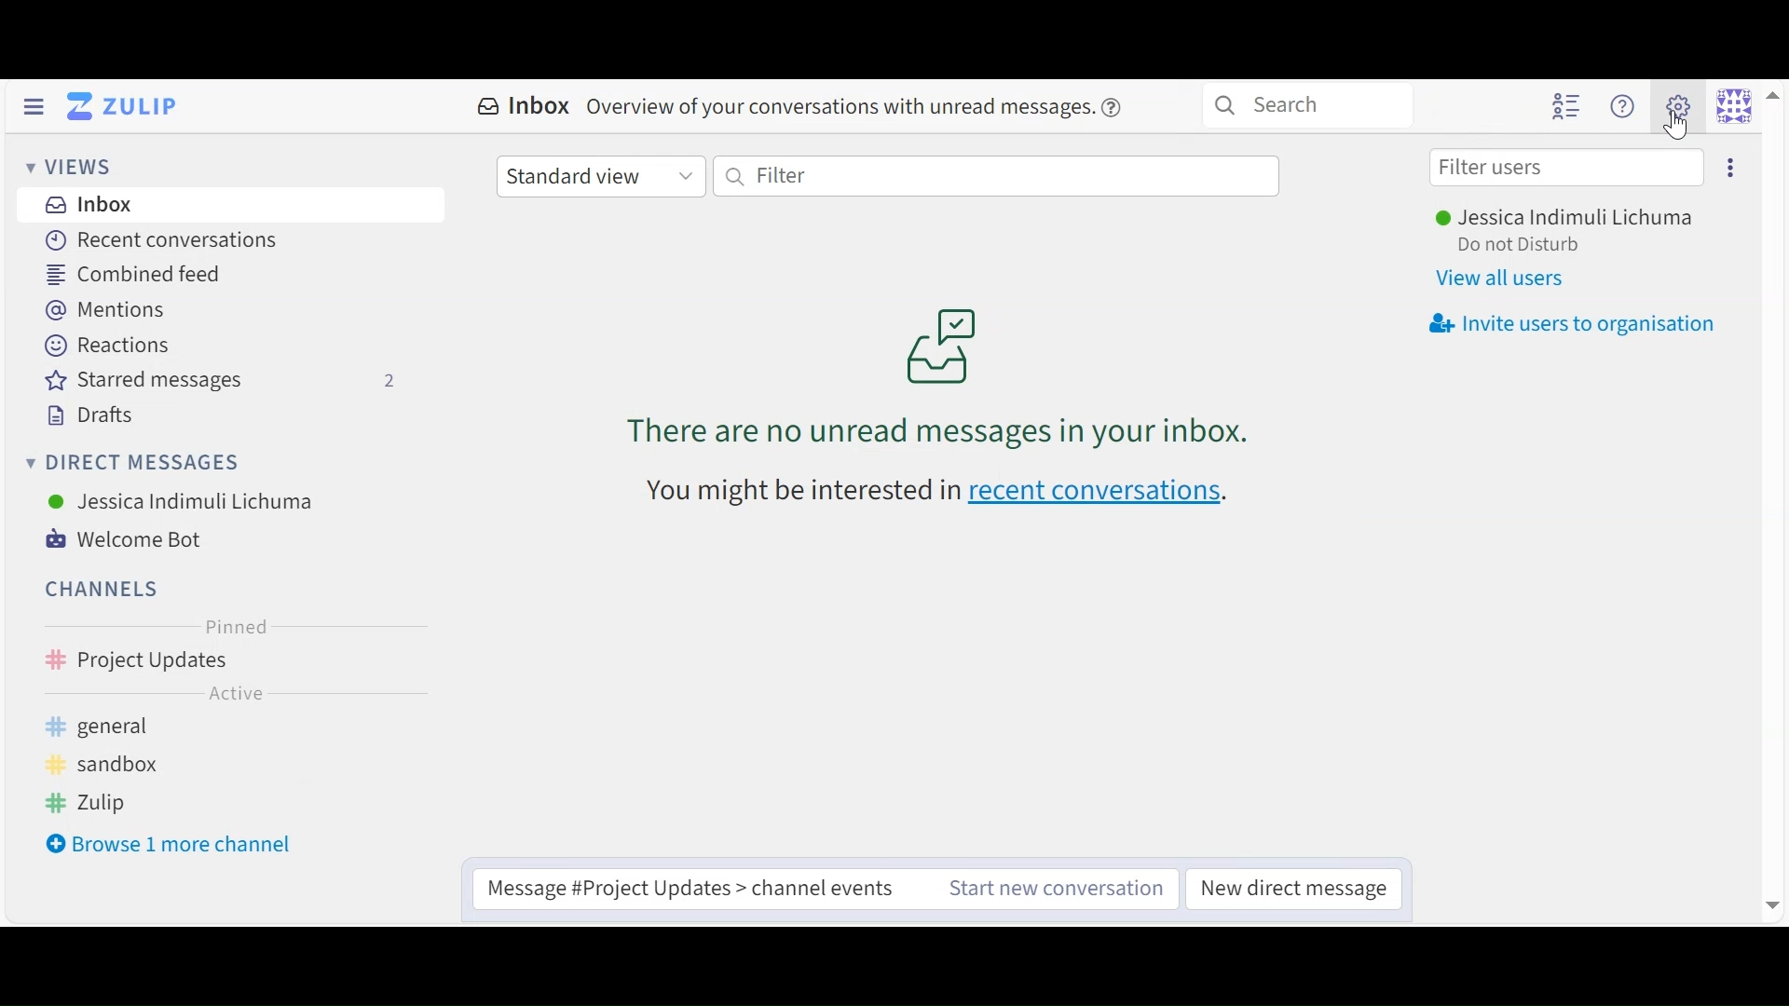 This screenshot has width=1789, height=1006. What do you see at coordinates (172, 845) in the screenshot?
I see `Browse 1 more channel` at bounding box center [172, 845].